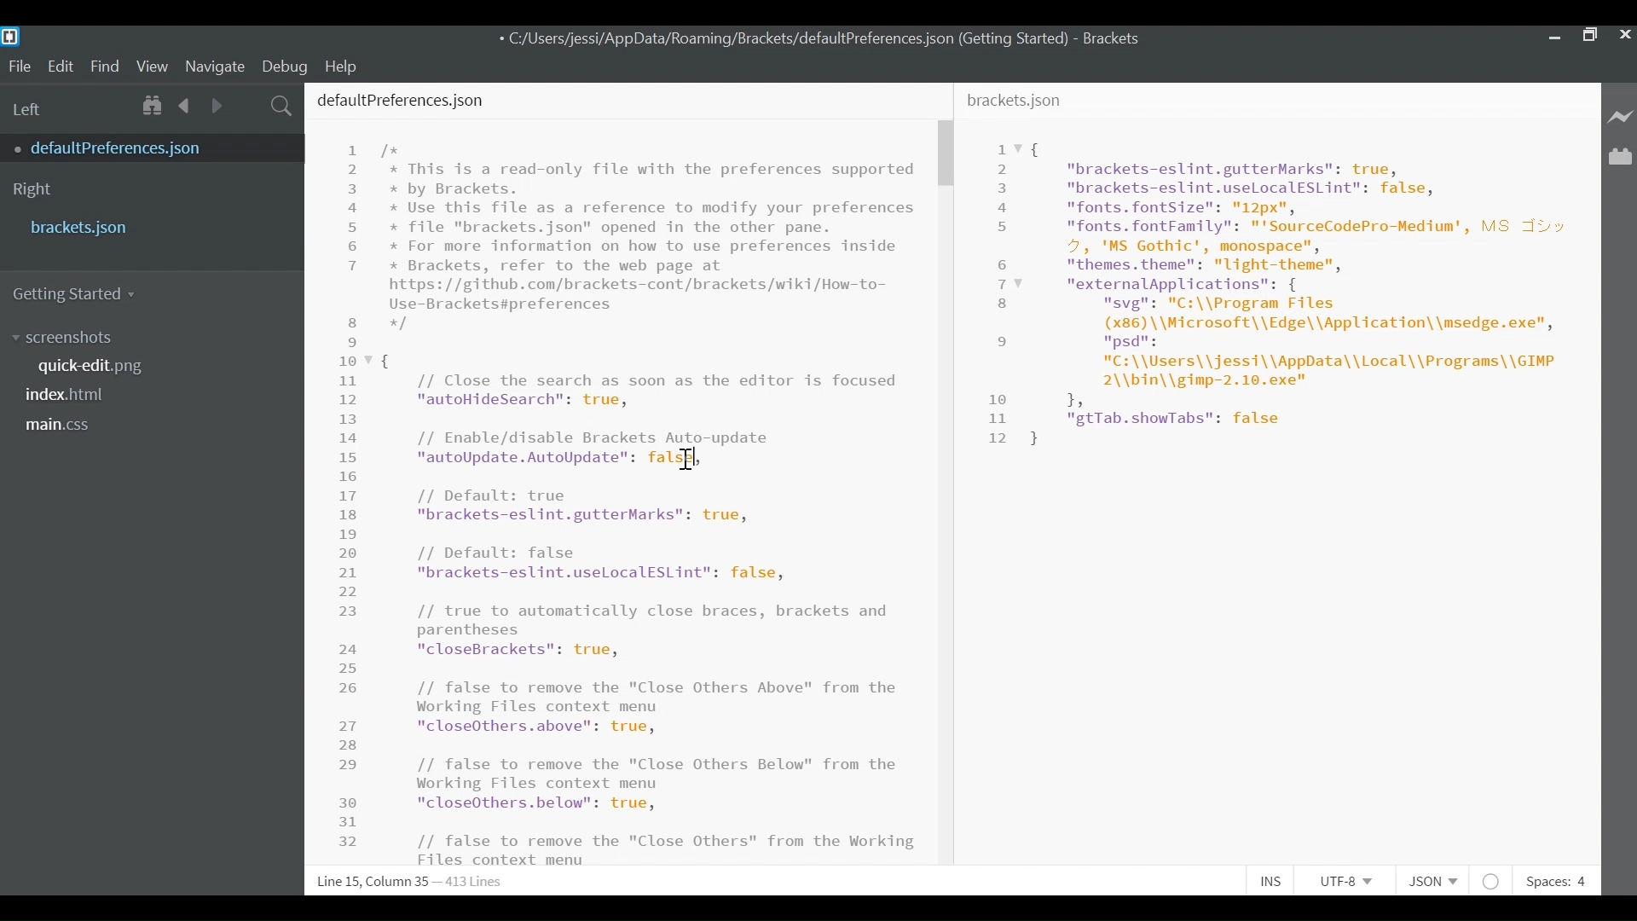 The image size is (1637, 921). Describe the element at coordinates (29, 109) in the screenshot. I see `Left` at that location.